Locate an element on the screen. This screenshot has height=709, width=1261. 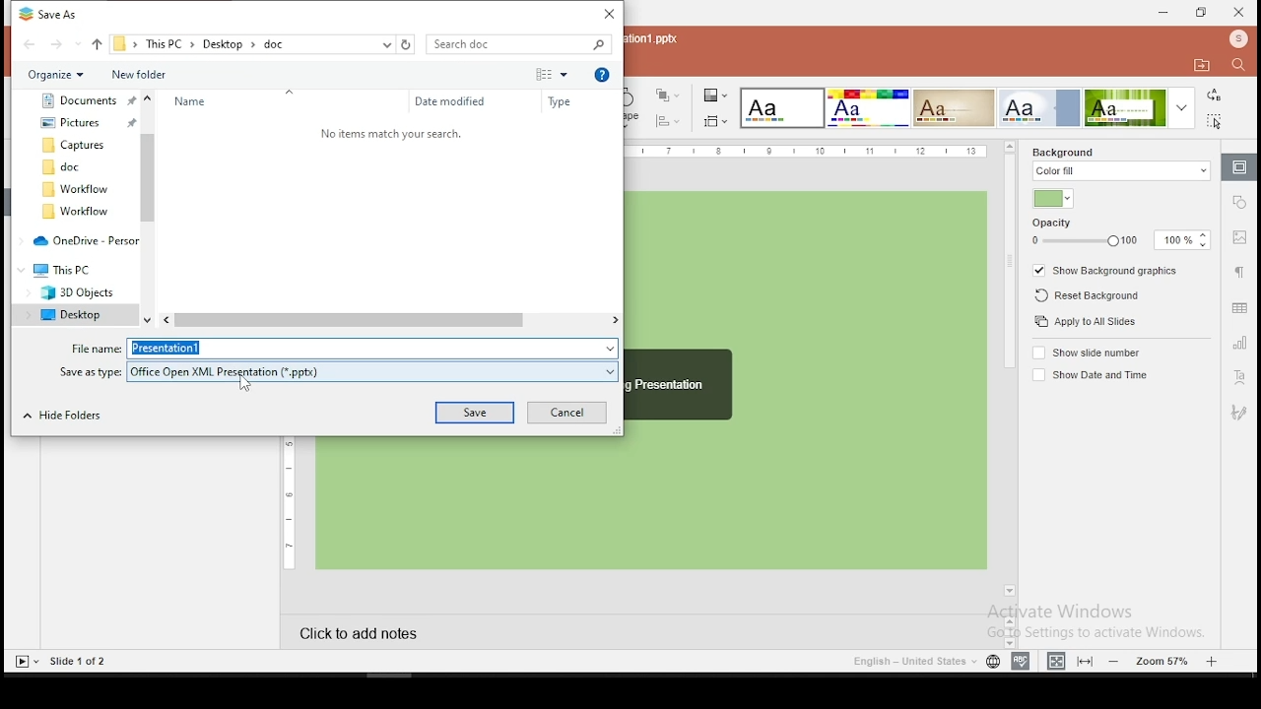
opacity input is located at coordinates (1183, 241).